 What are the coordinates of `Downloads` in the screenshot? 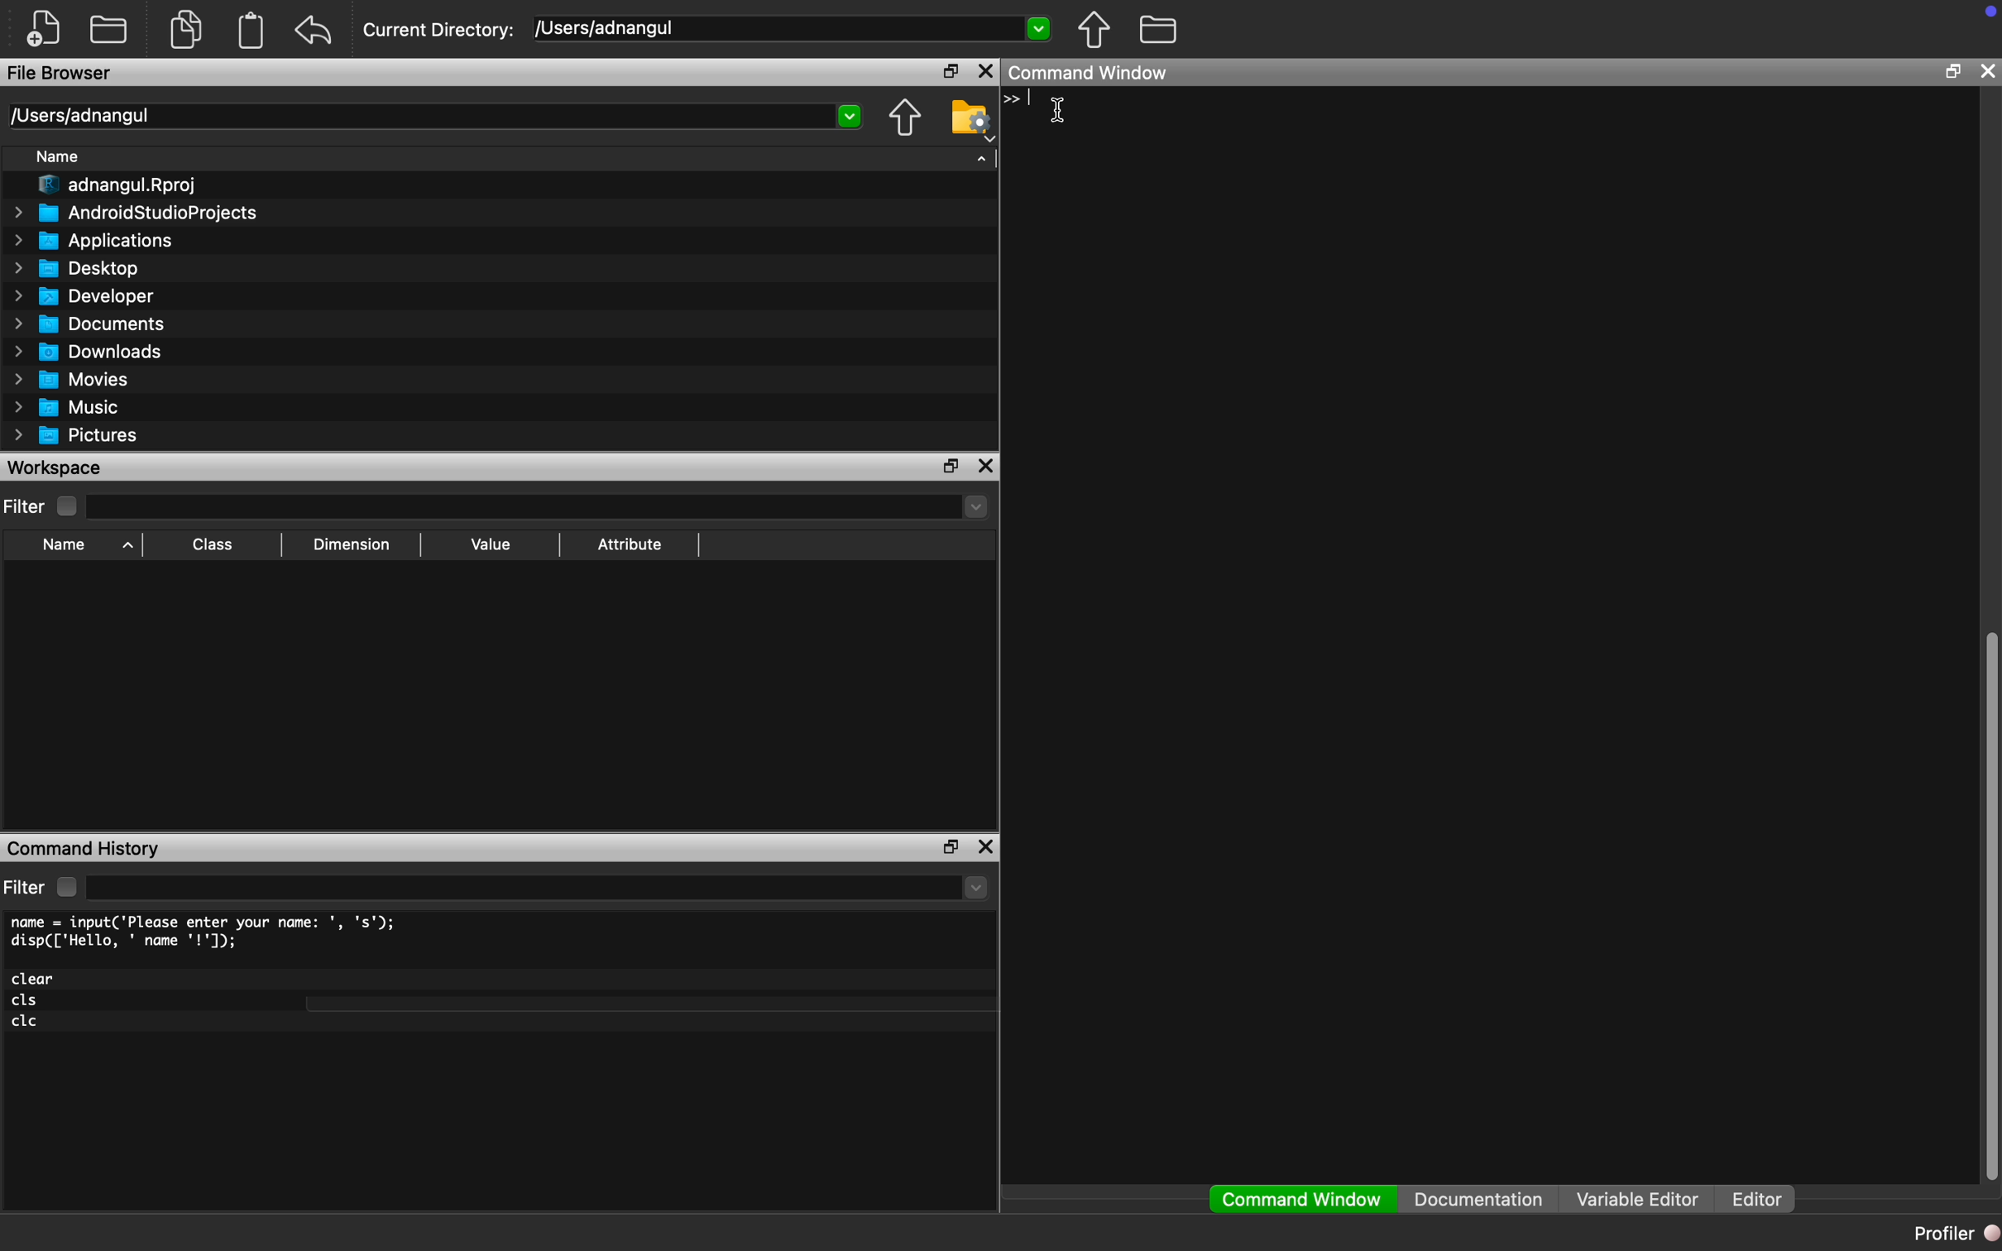 It's located at (90, 351).